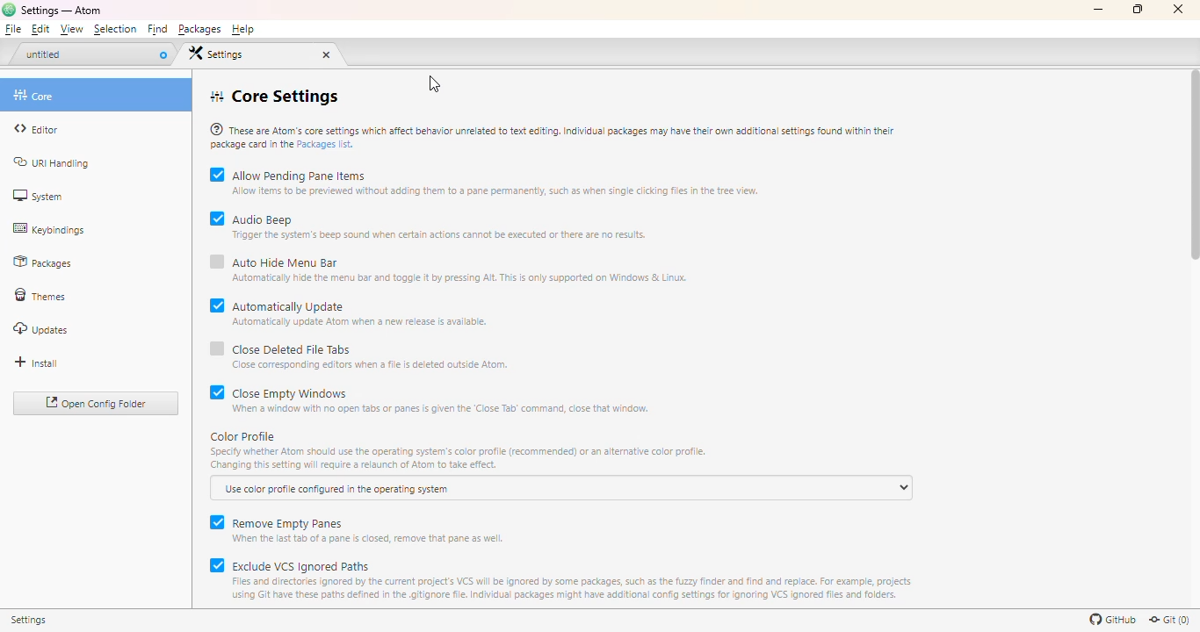 This screenshot has width=1200, height=632. I want to click on exclude VCS ignored paths, so click(574, 579).